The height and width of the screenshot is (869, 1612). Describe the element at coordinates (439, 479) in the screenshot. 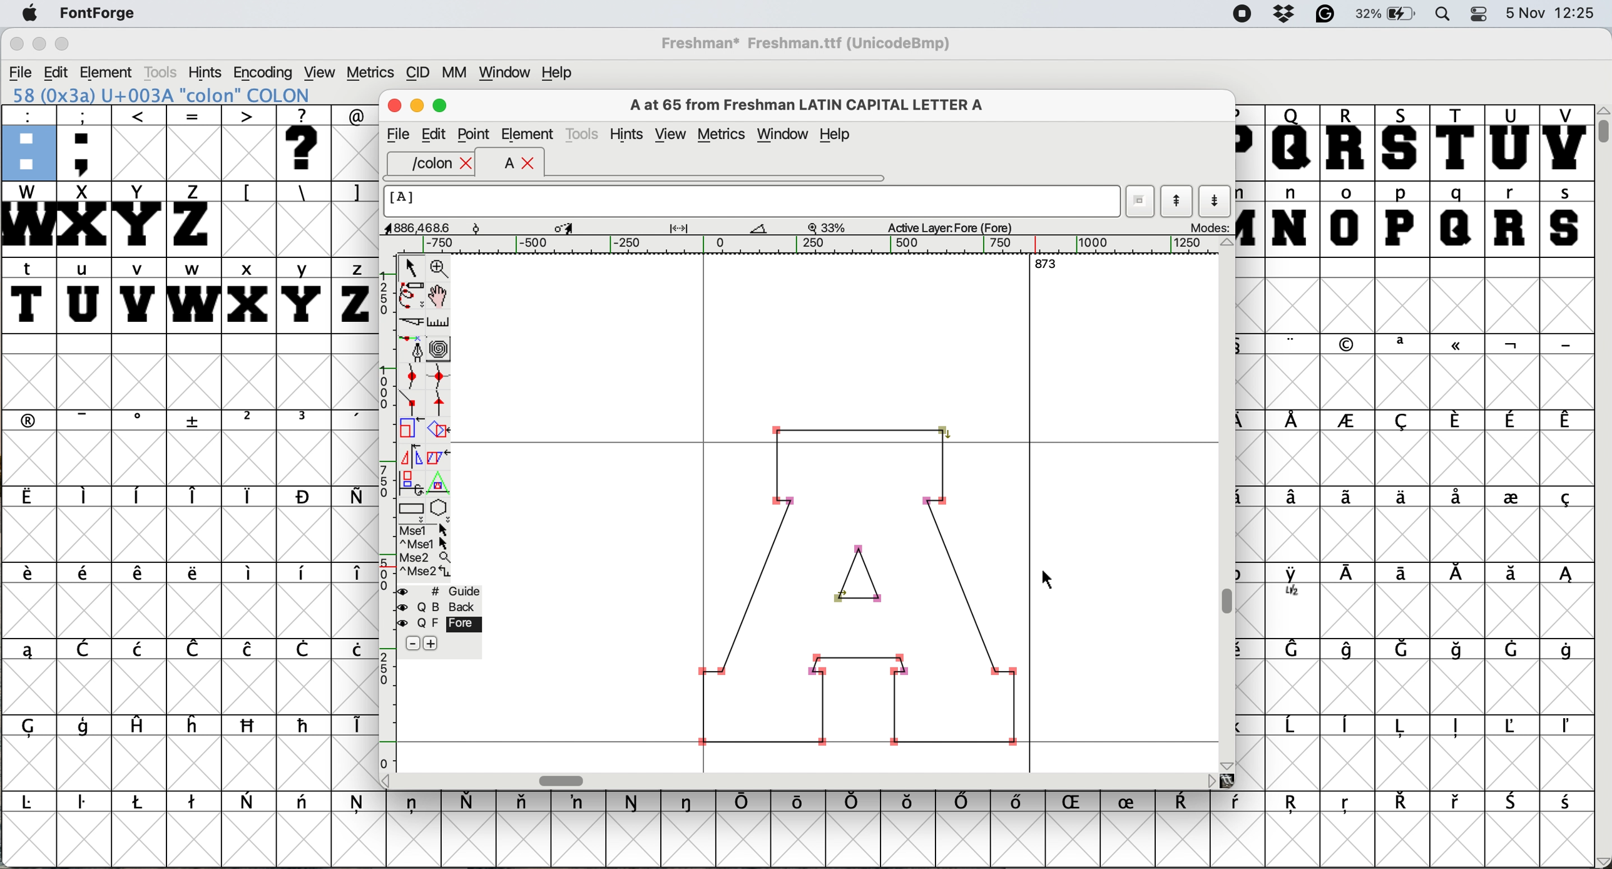

I see `perform a perspective transformation on selection` at that location.